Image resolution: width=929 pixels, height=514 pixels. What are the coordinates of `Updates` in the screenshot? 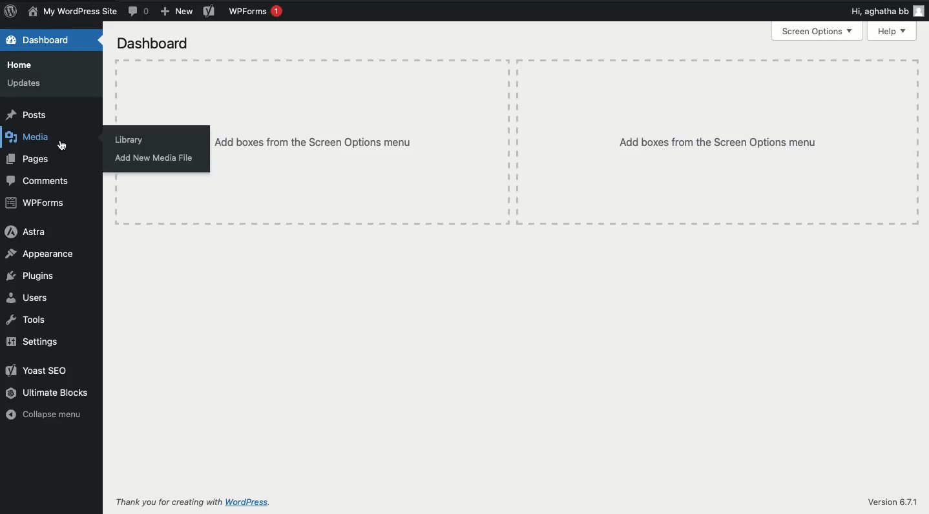 It's located at (25, 85).